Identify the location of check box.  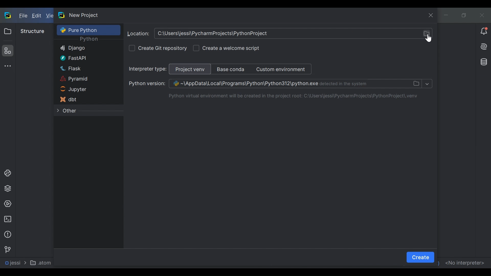
(196, 48).